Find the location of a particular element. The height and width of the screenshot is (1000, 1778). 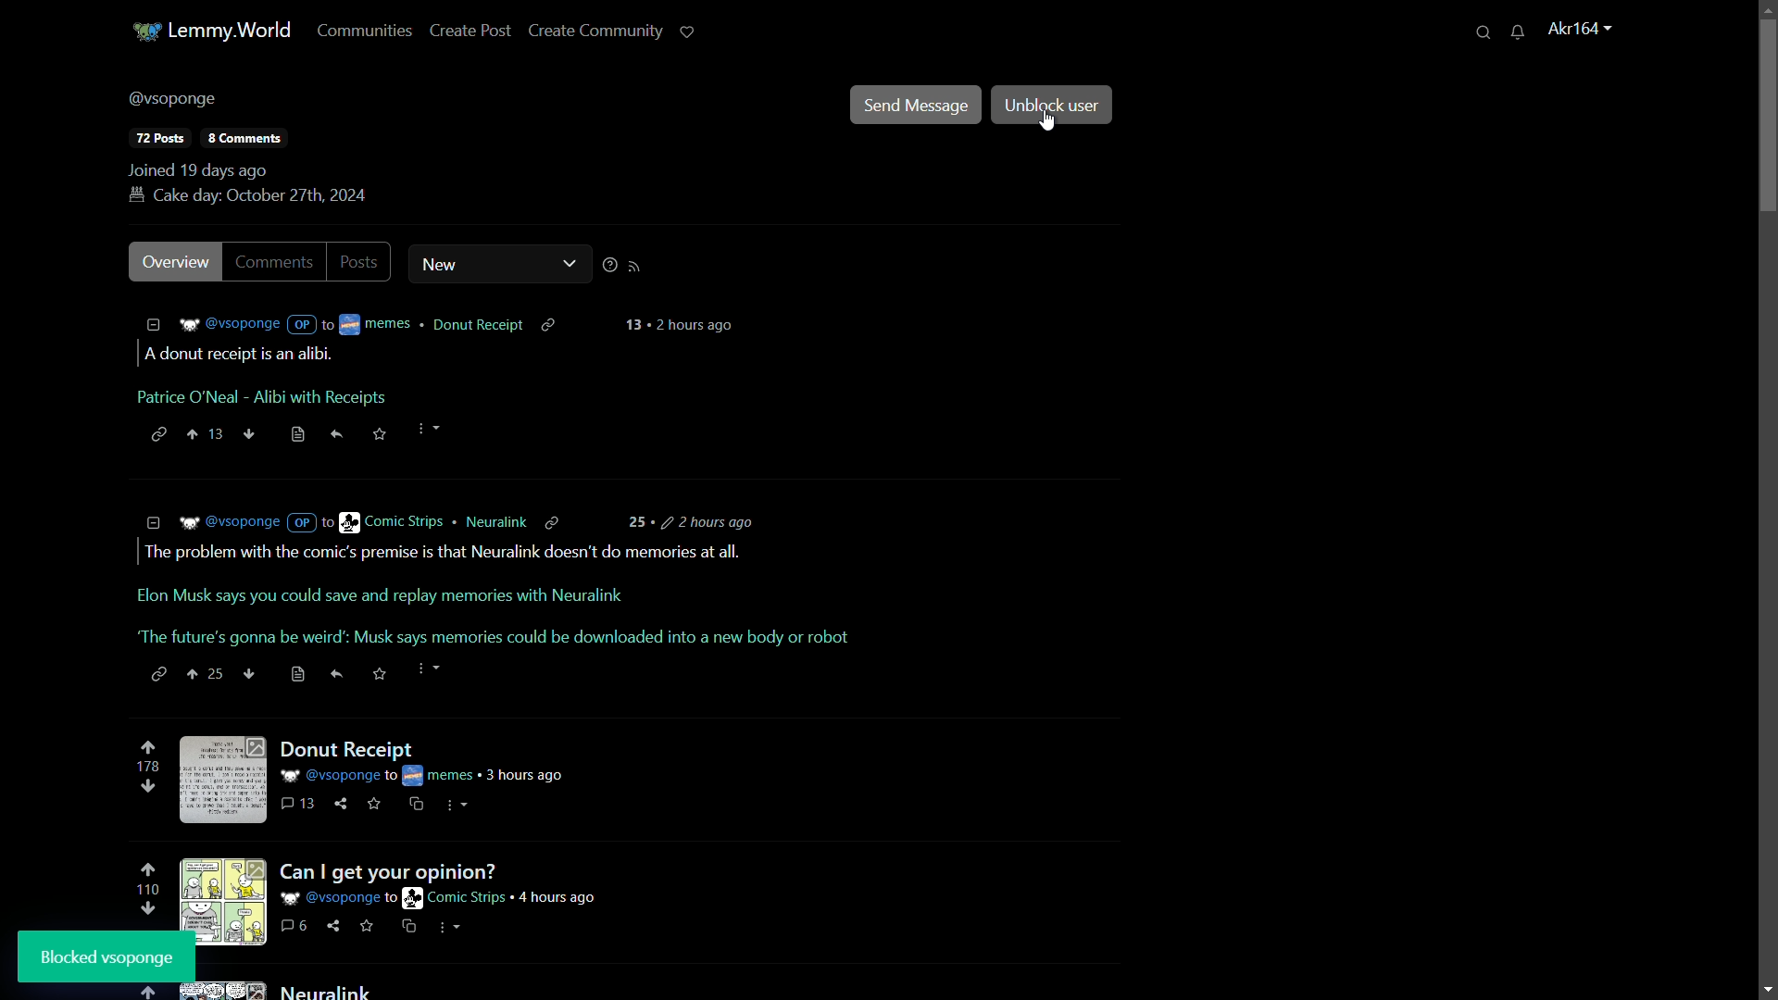

link is located at coordinates (369, 931).